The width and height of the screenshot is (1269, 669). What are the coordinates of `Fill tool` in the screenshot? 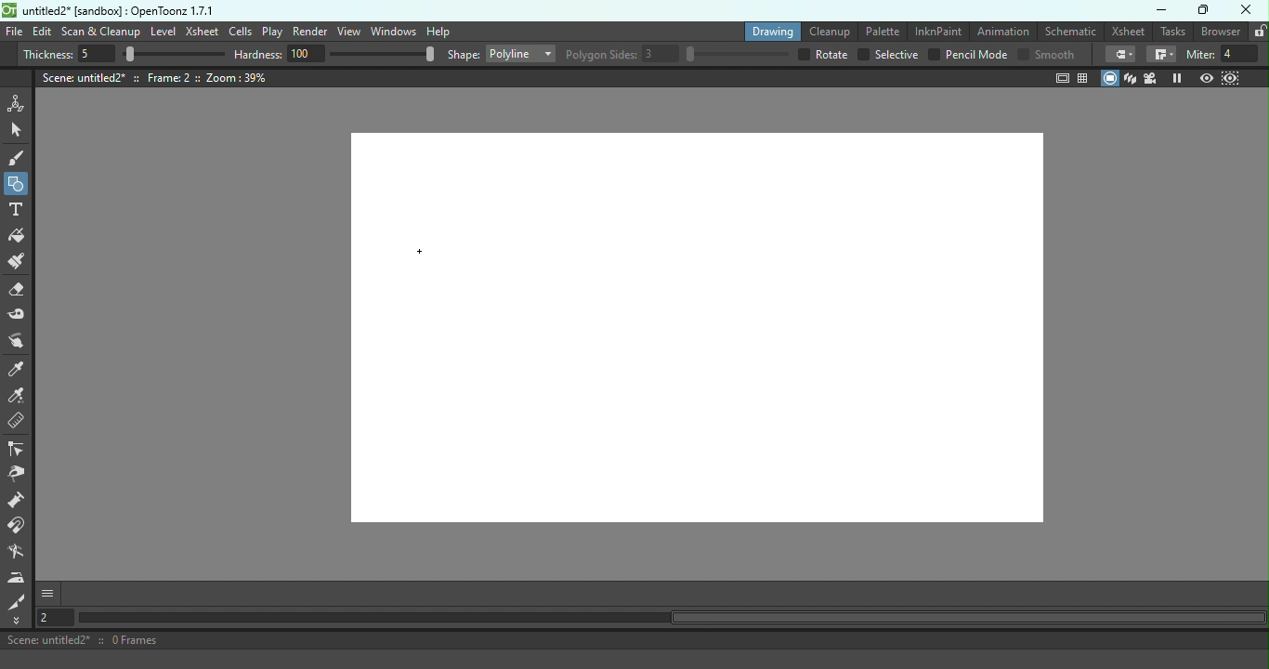 It's located at (20, 236).